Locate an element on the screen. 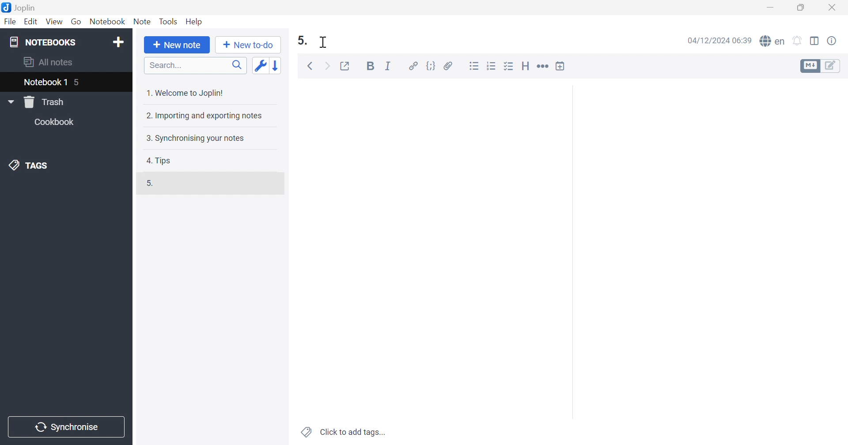  Cursor is located at coordinates (325, 41).